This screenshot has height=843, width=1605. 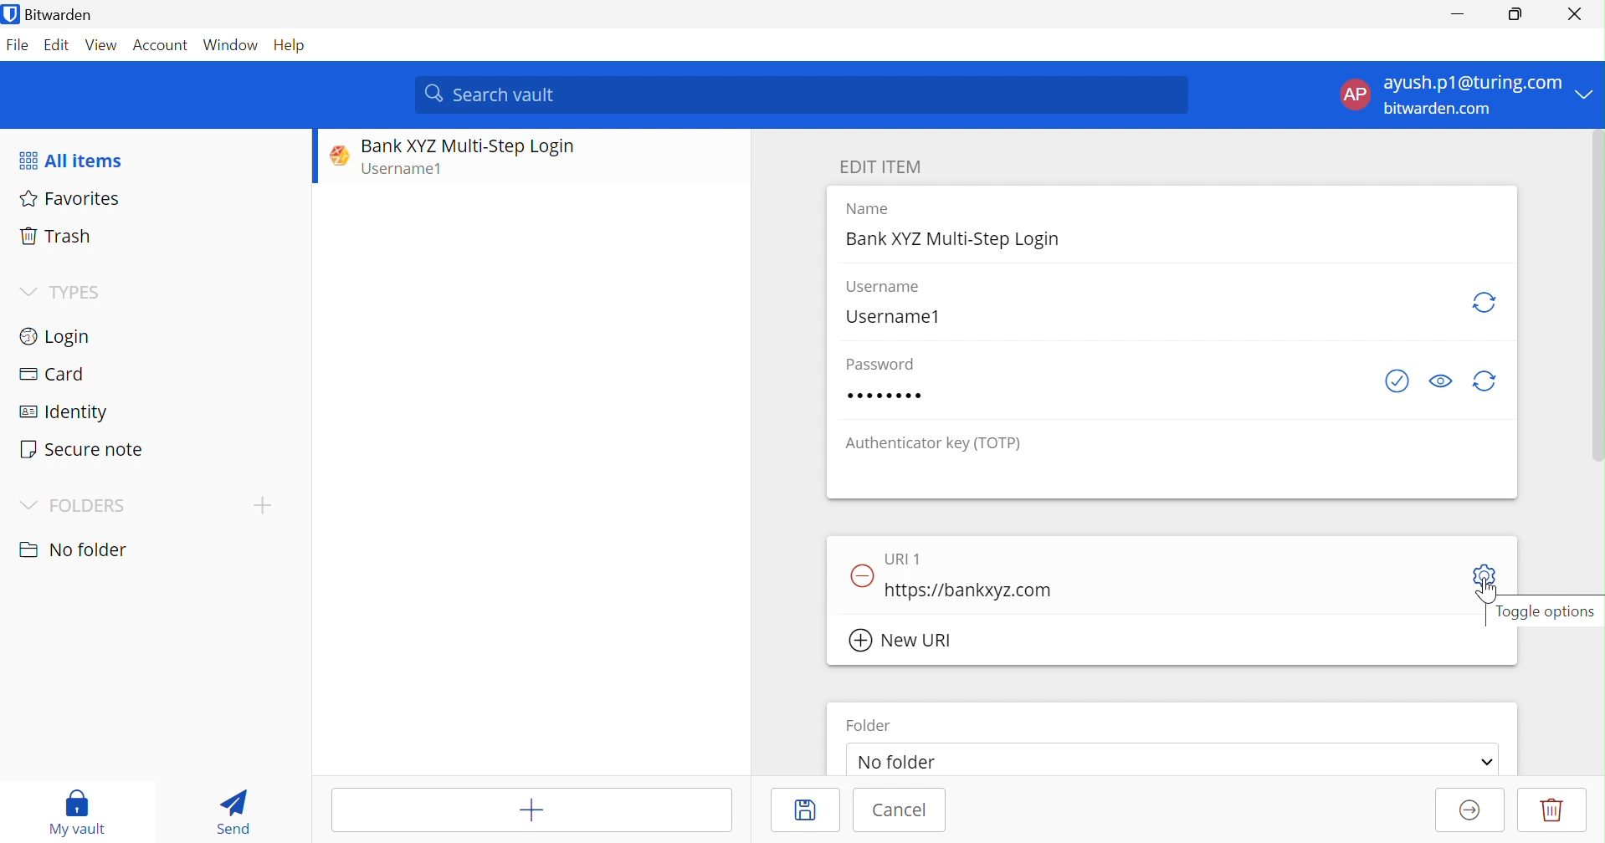 I want to click on Toggle options, so click(x=1550, y=614).